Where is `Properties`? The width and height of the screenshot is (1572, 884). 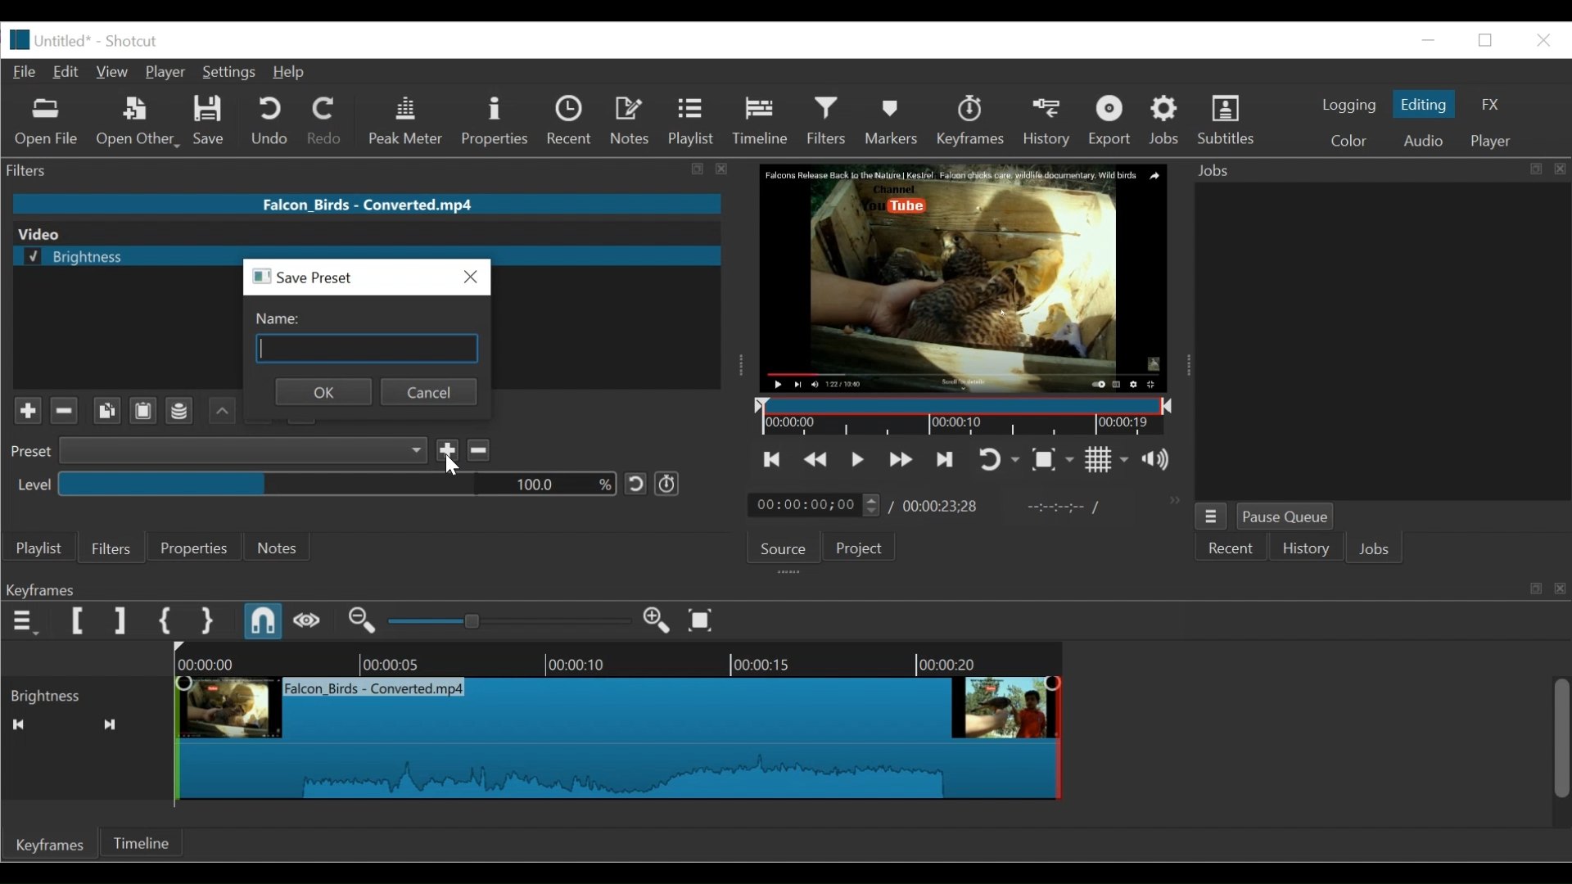 Properties is located at coordinates (197, 548).